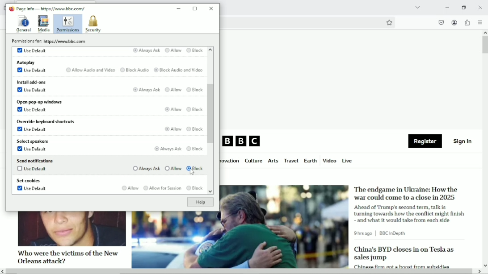 This screenshot has height=274, width=488. I want to click on Allow for session, so click(162, 188).